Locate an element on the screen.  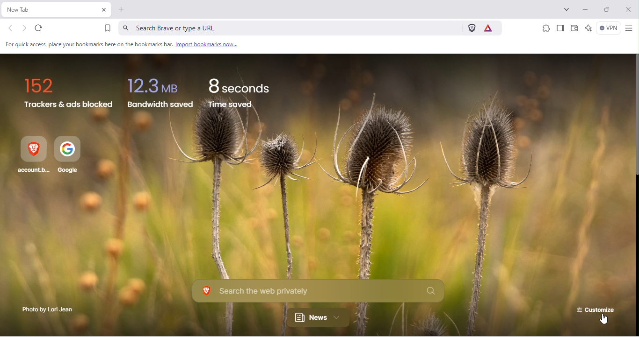
Extensions is located at coordinates (545, 28).